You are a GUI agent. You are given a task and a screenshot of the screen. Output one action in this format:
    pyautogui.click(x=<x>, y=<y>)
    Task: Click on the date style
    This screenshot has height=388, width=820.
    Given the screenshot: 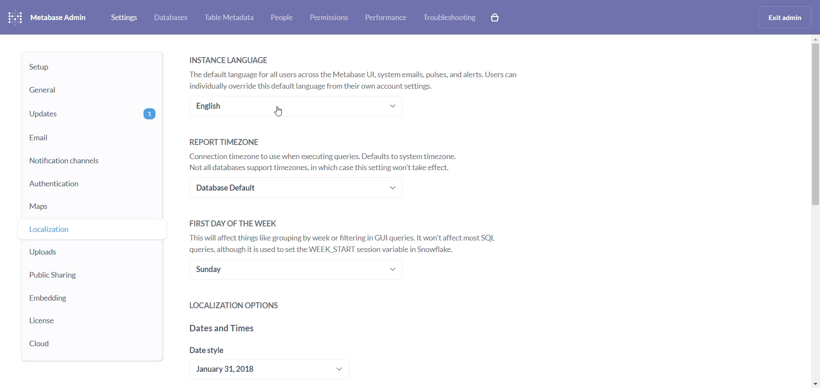 What is the action you would take?
    pyautogui.click(x=238, y=351)
    